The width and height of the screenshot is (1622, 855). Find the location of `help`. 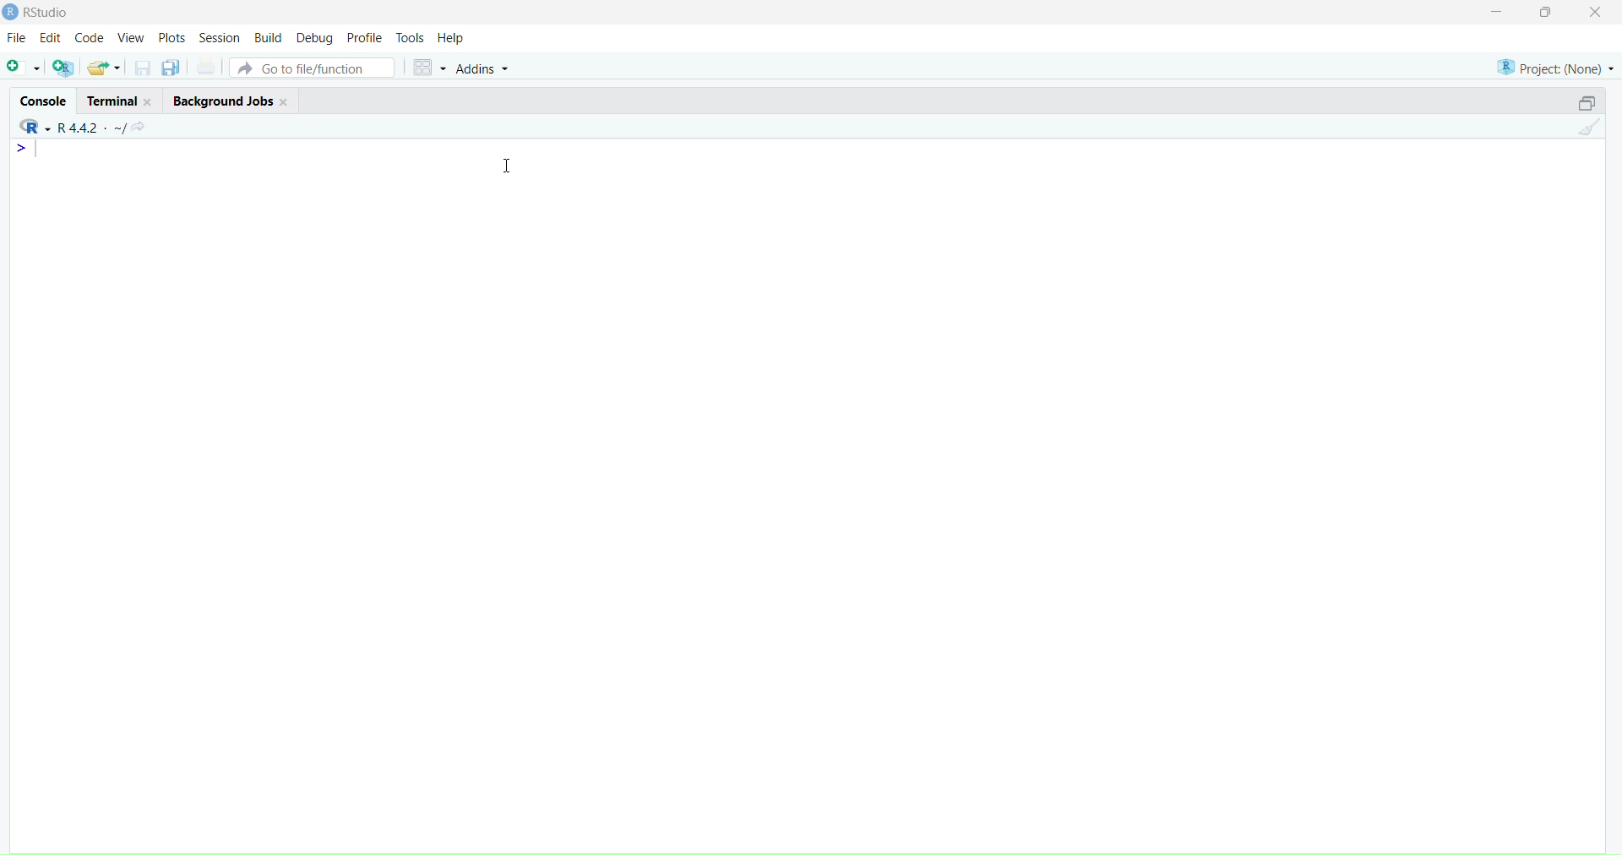

help is located at coordinates (450, 39).